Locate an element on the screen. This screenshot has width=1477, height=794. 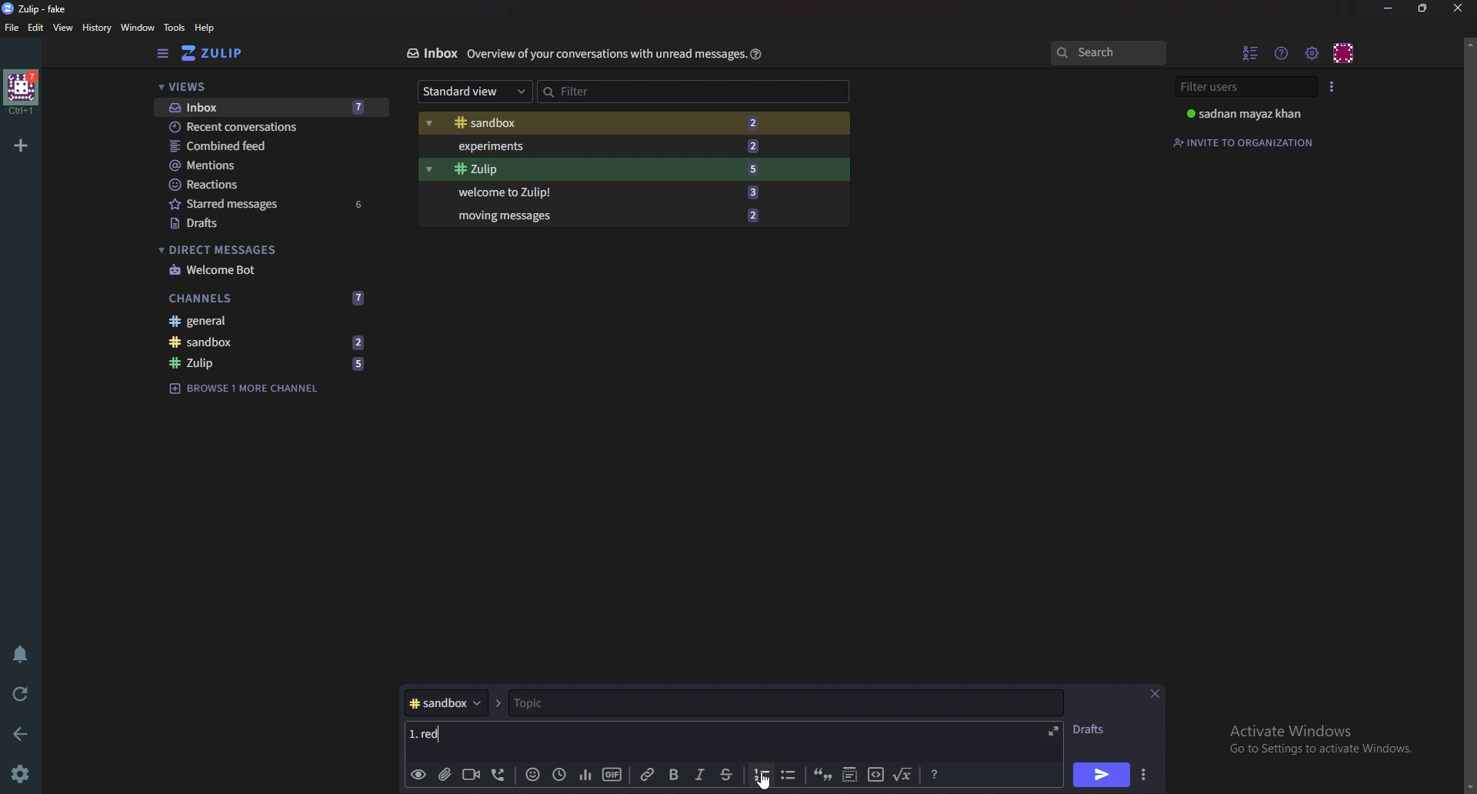
Minimize is located at coordinates (1389, 8).